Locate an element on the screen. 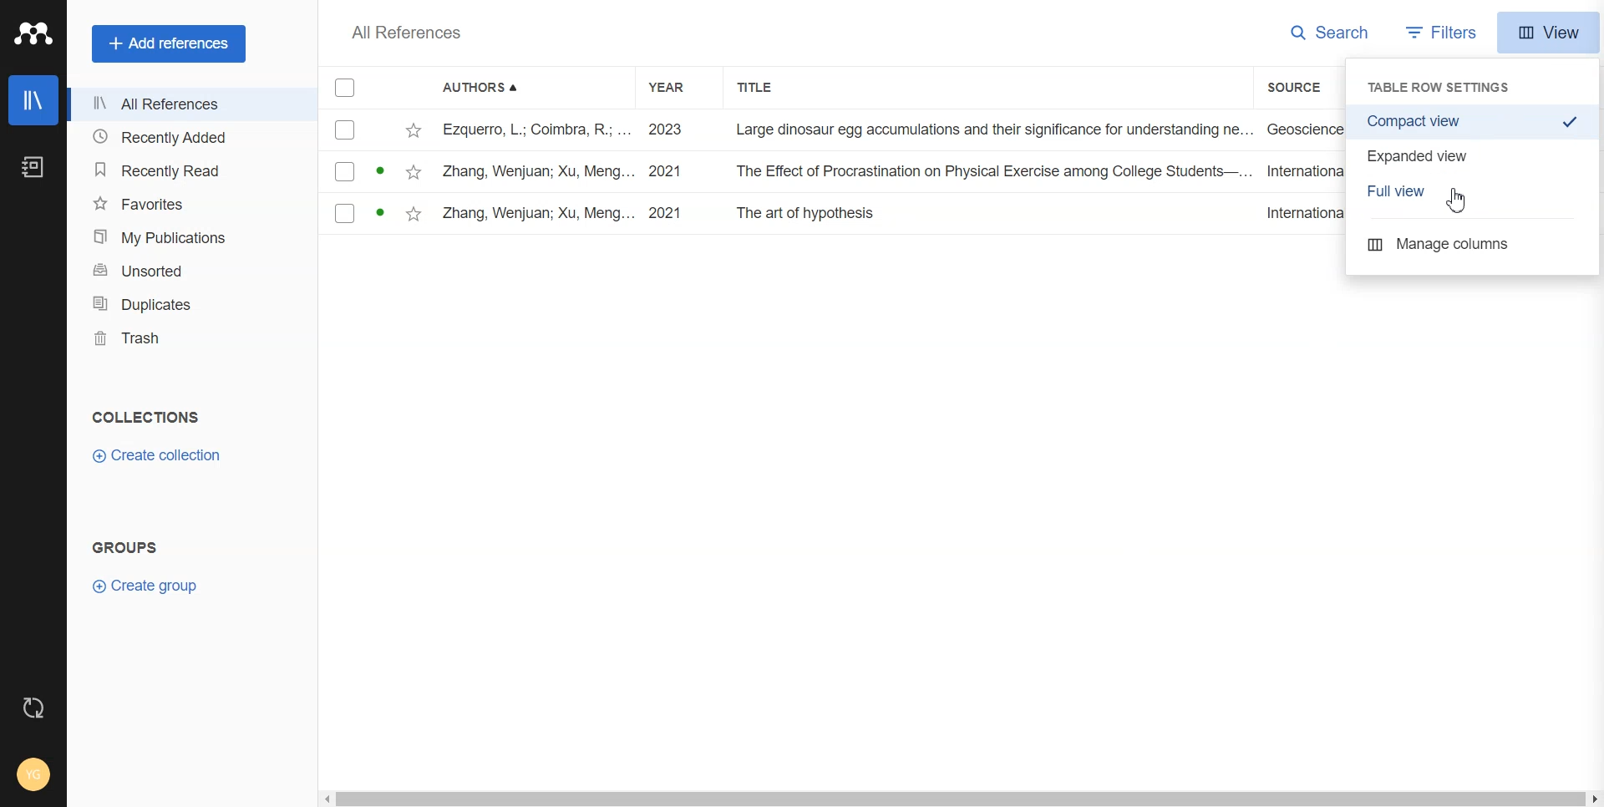 The image size is (1604, 807). Add references is located at coordinates (170, 43).